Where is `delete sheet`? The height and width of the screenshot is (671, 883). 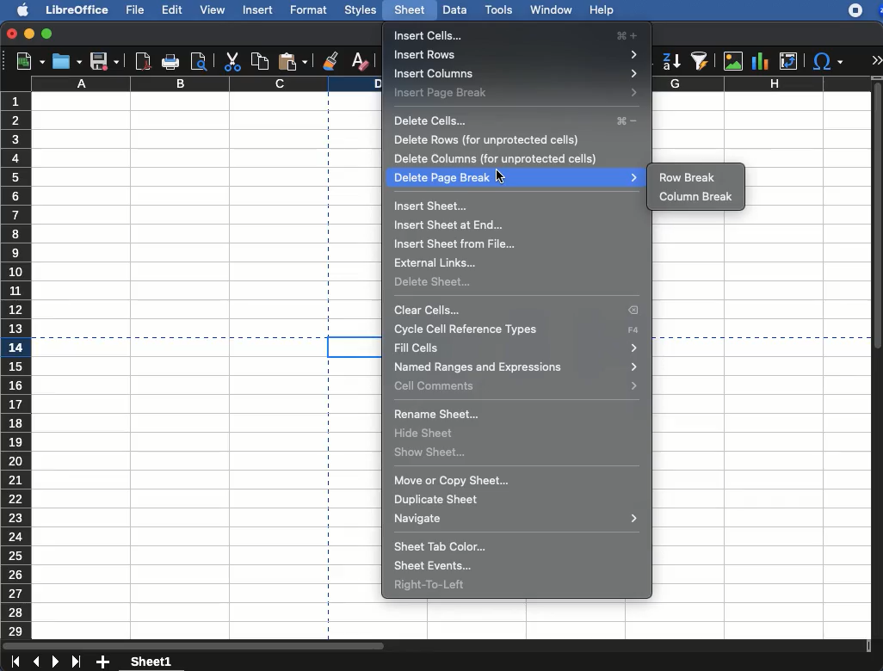
delete sheet is located at coordinates (435, 282).